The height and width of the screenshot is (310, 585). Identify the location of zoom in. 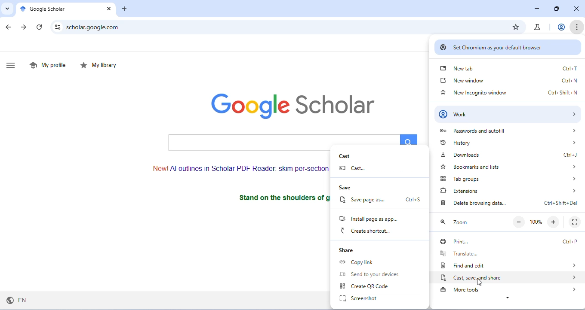
(554, 222).